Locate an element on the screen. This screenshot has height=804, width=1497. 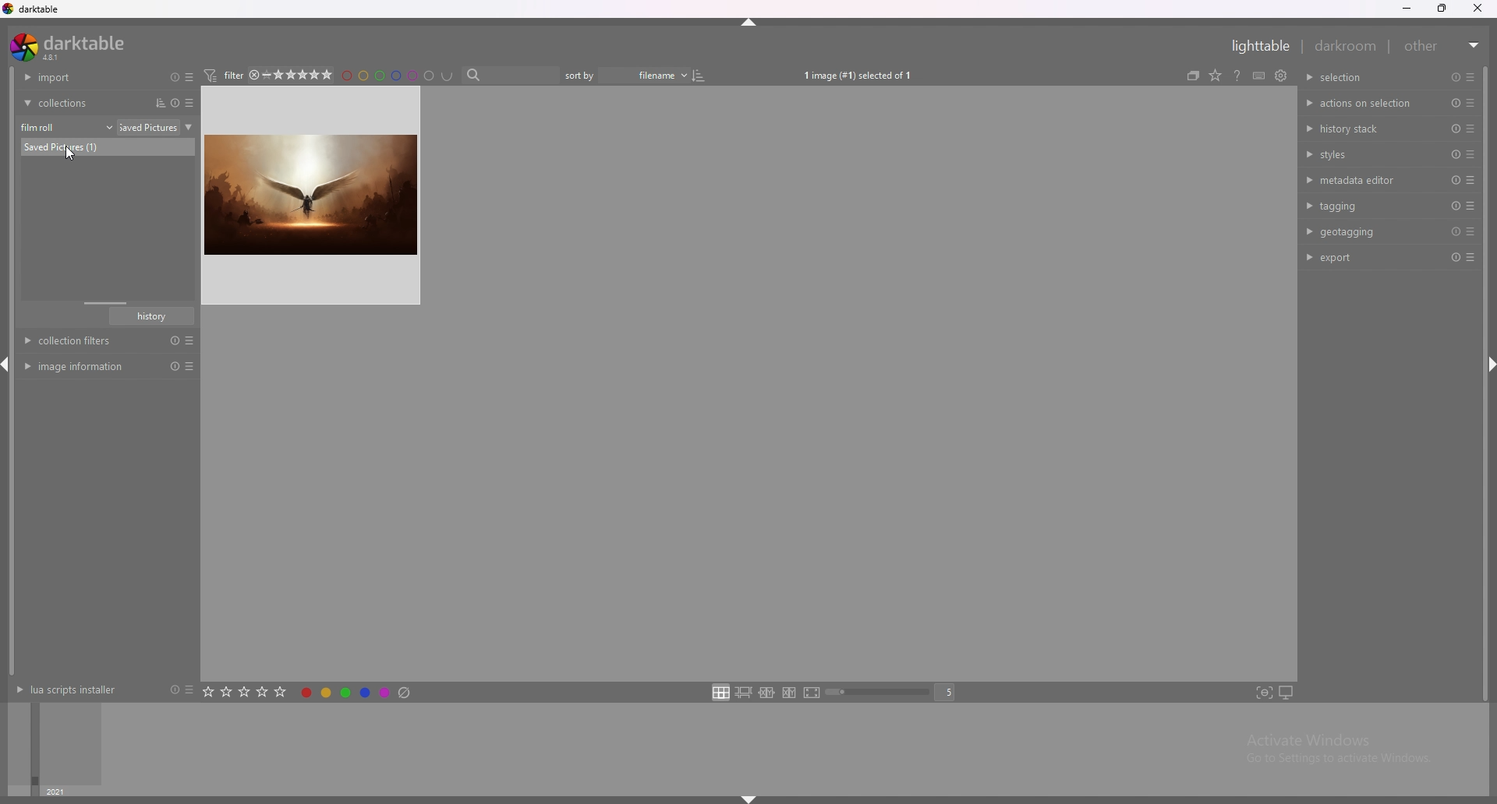
darkroom is located at coordinates (1347, 45).